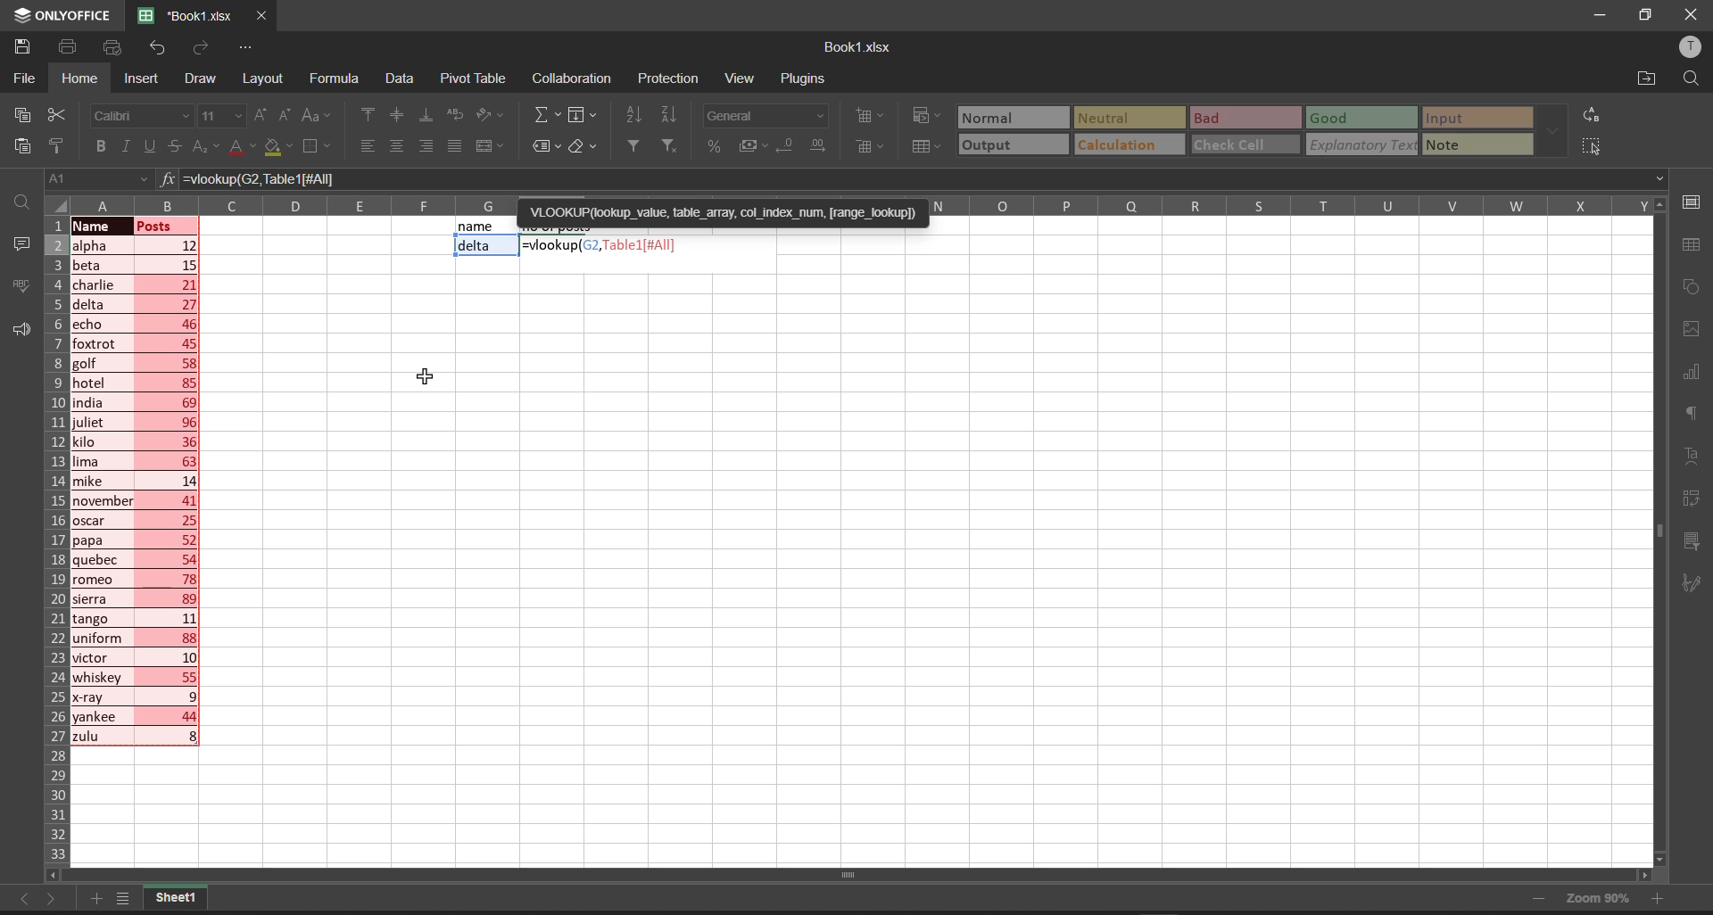 The image size is (1713, 915). What do you see at coordinates (924, 179) in the screenshot?
I see `=vlookup(G2, Table 1[#All]` at bounding box center [924, 179].